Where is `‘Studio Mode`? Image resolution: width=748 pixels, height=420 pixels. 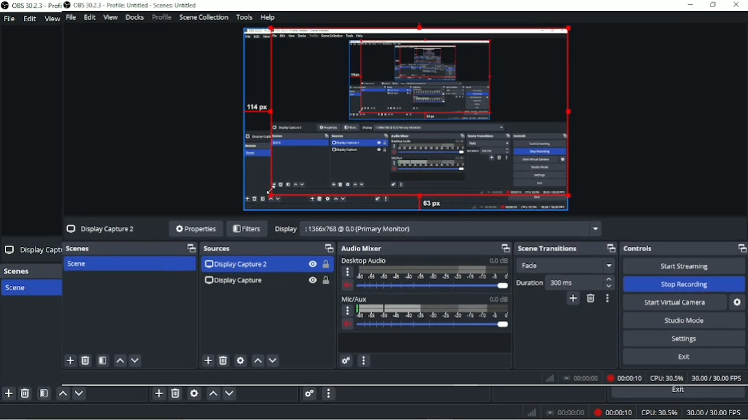 ‘Studio Mode is located at coordinates (683, 319).